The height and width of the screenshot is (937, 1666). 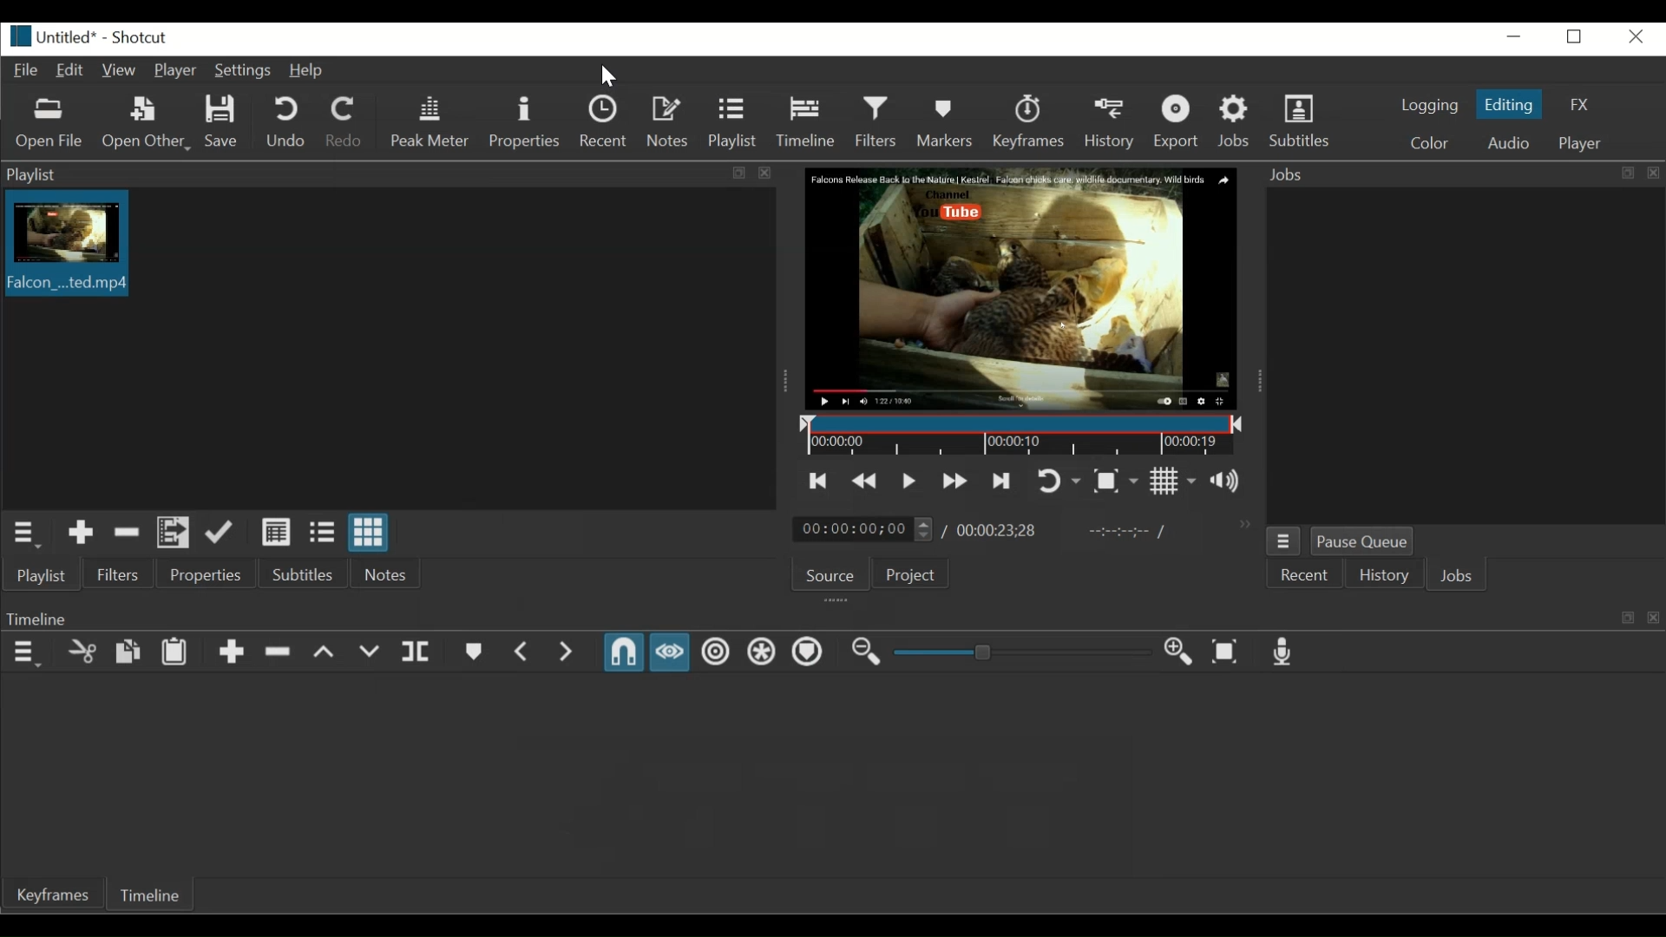 What do you see at coordinates (347, 123) in the screenshot?
I see `Redo` at bounding box center [347, 123].